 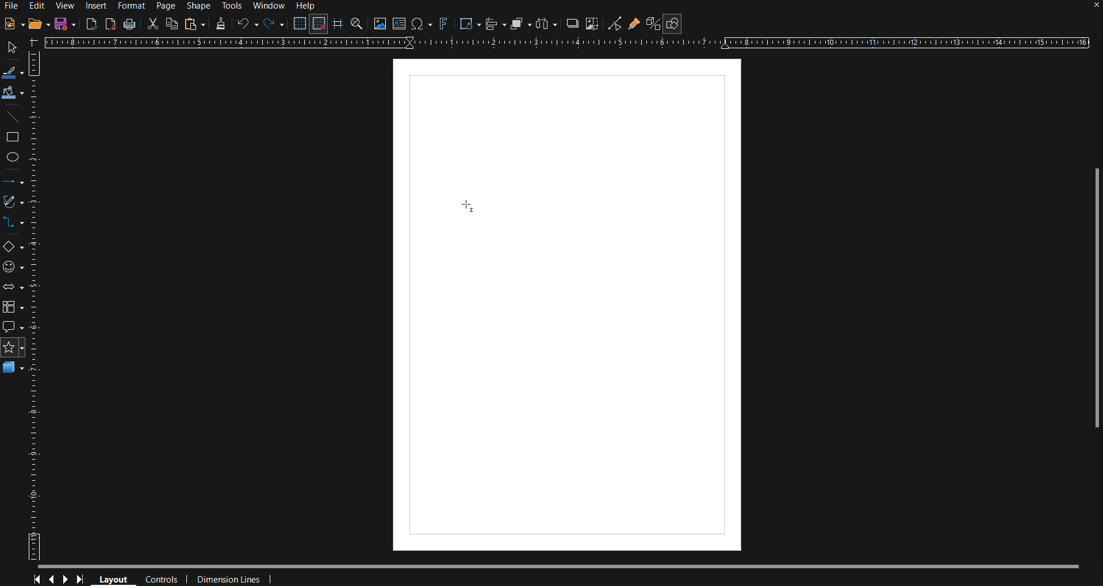 I want to click on Cut, so click(x=151, y=24).